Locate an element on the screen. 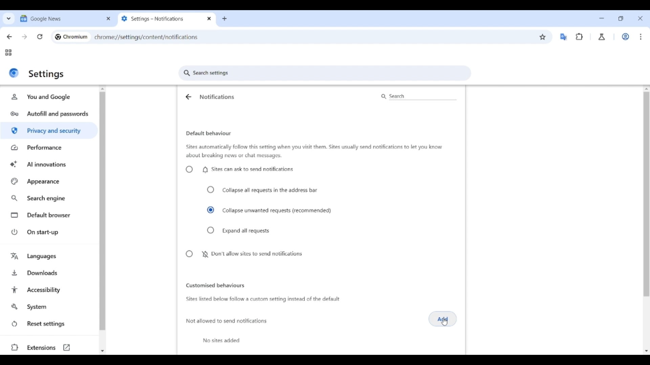  Search Google or enter web link is located at coordinates (364, 37).